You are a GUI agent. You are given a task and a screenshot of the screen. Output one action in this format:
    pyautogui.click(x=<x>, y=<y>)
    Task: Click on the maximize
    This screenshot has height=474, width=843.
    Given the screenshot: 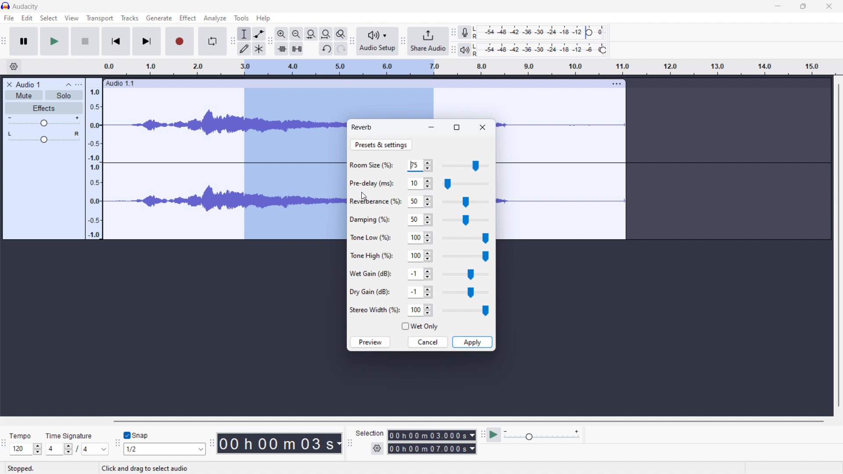 What is the action you would take?
    pyautogui.click(x=803, y=7)
    